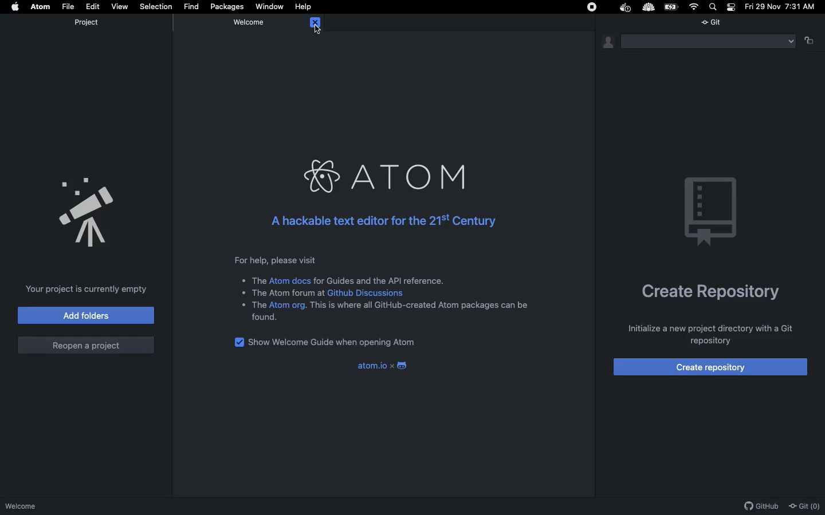  What do you see at coordinates (803, 8) in the screenshot?
I see `7:31 AM` at bounding box center [803, 8].